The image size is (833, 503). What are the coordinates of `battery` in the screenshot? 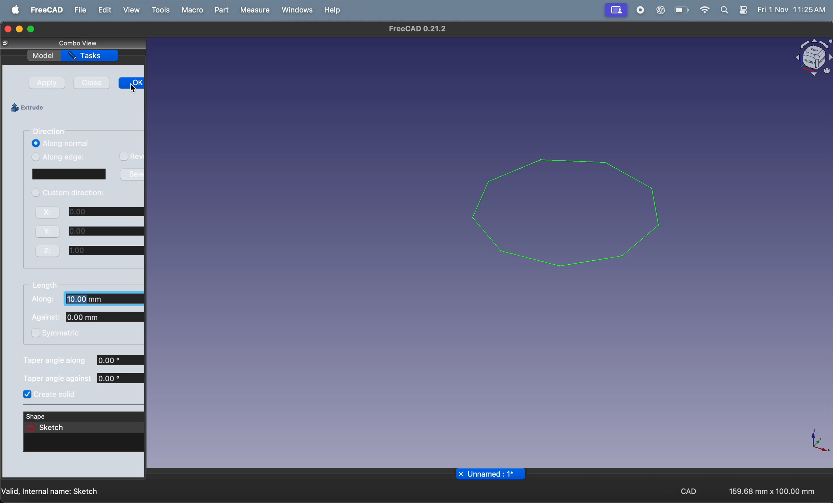 It's located at (682, 10).